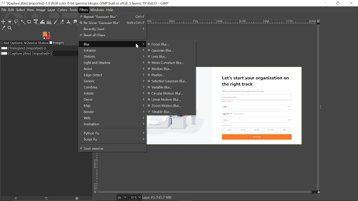 The width and height of the screenshot is (358, 201). I want to click on Current image info, so click(157, 197).